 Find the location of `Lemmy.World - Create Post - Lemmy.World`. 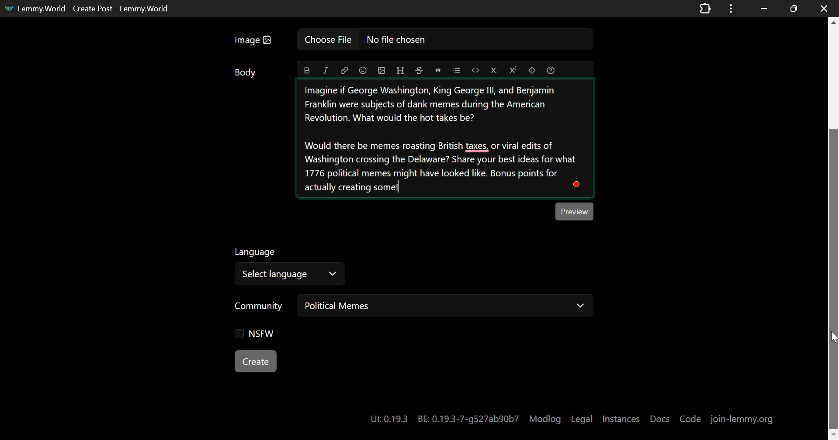

Lemmy.World - Create Post - Lemmy.World is located at coordinates (94, 8).